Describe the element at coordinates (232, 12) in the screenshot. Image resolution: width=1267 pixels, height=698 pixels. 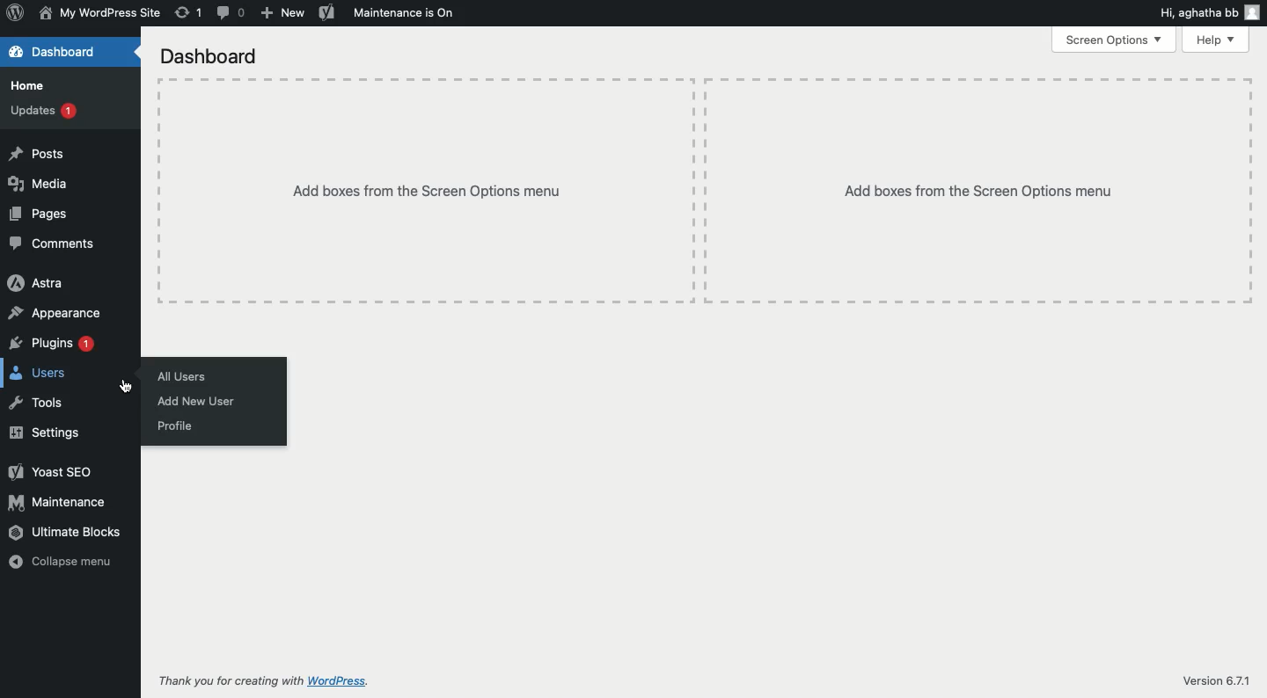
I see `Comment` at that location.